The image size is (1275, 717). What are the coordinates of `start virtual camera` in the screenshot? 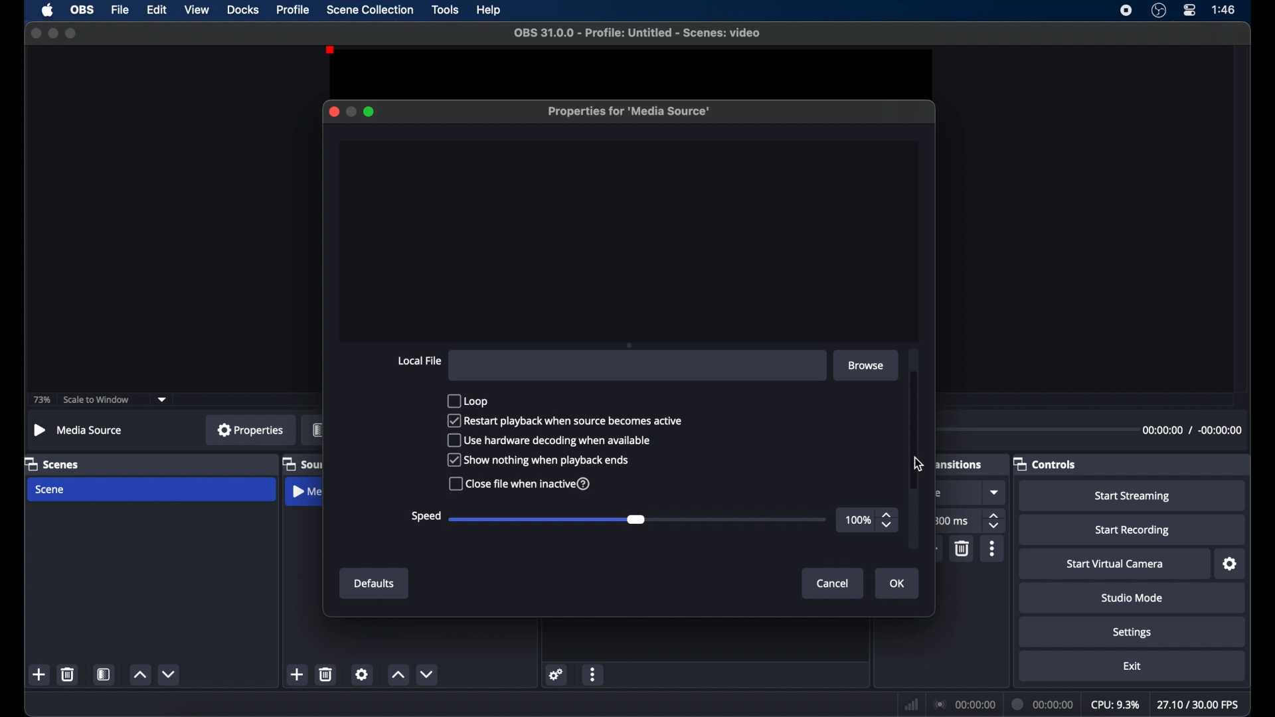 It's located at (1118, 564).